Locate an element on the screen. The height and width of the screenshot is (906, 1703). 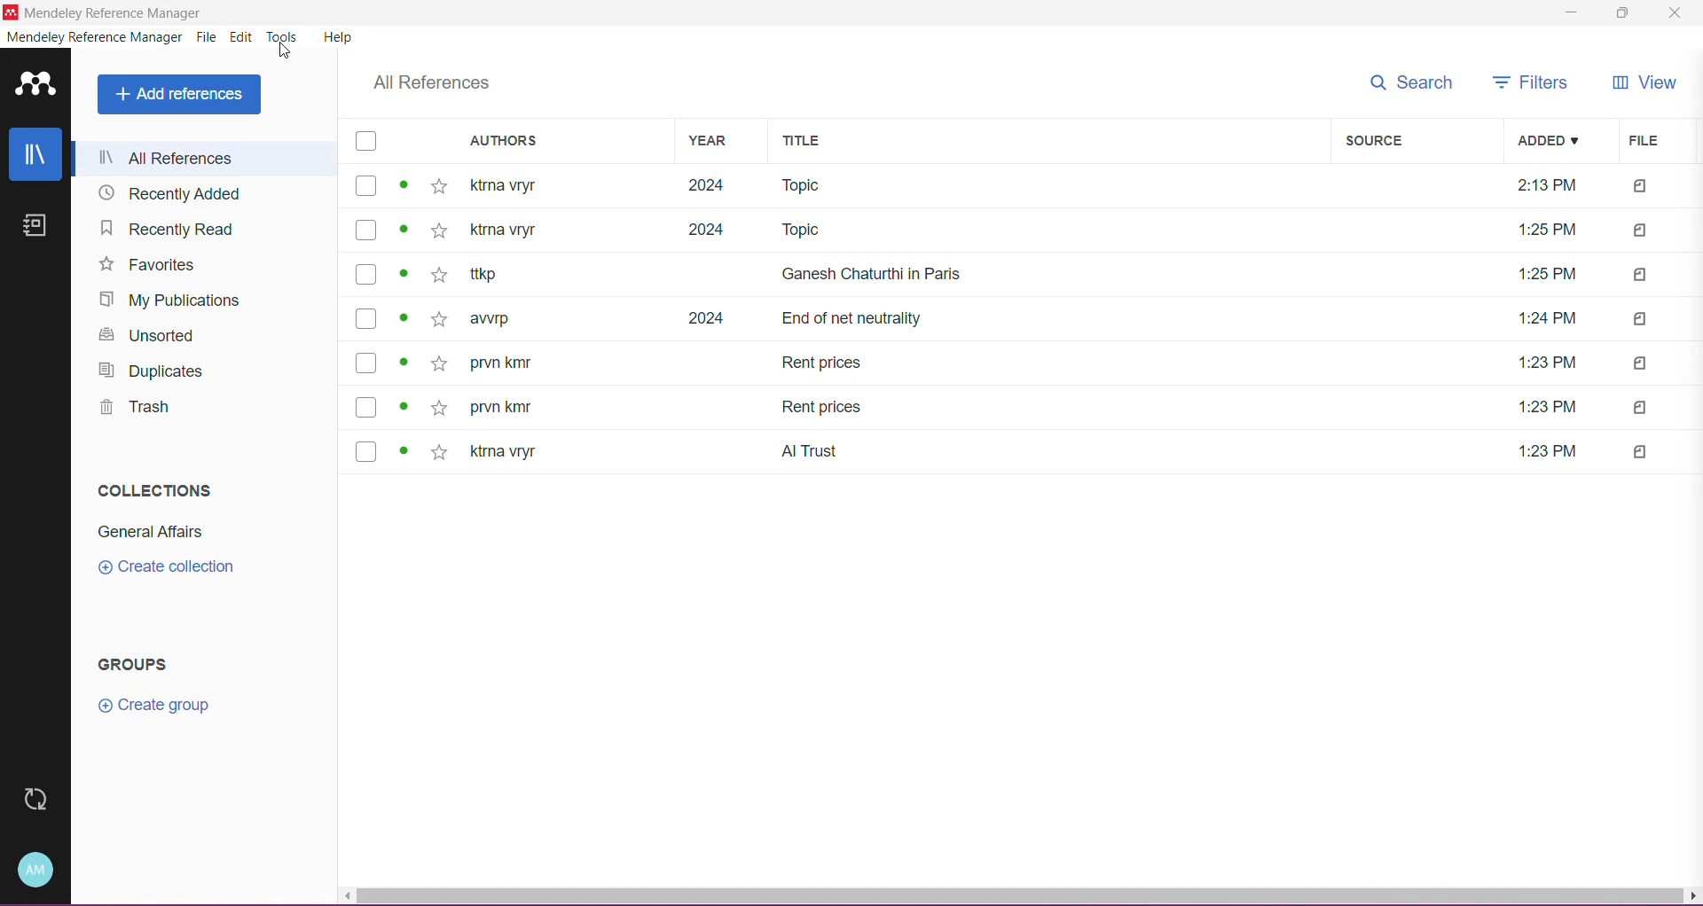
Click to view Info is located at coordinates (405, 188).